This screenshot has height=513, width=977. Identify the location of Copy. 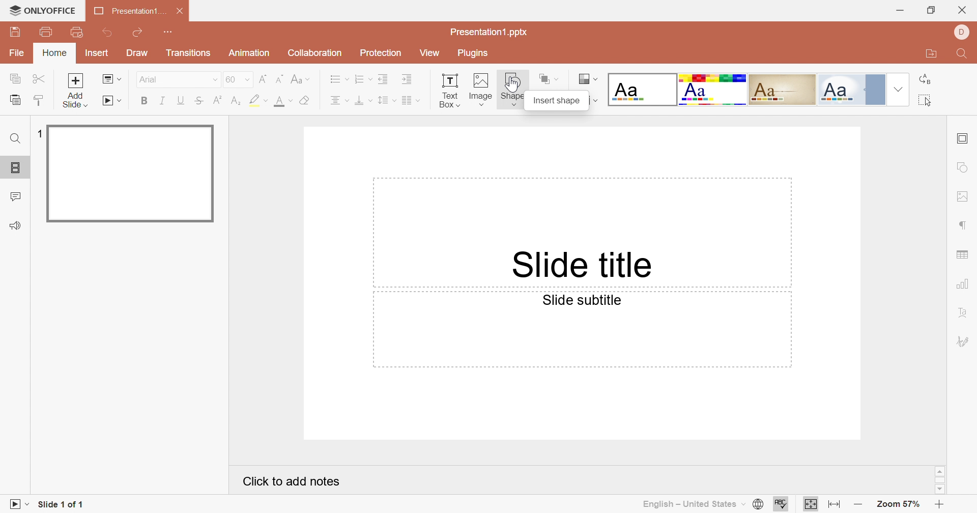
(14, 78).